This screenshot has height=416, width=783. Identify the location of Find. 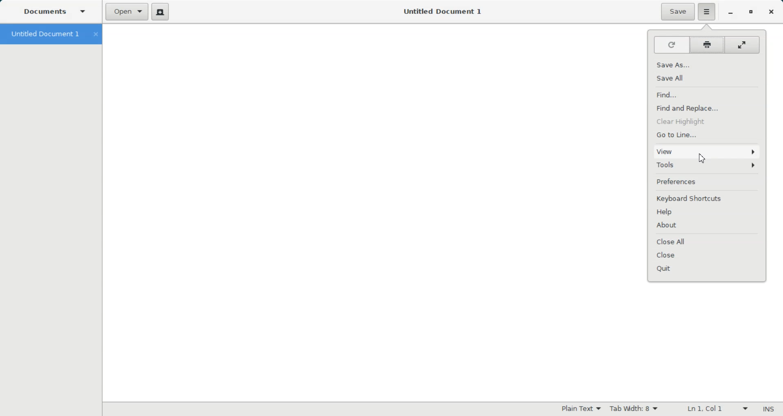
(707, 94).